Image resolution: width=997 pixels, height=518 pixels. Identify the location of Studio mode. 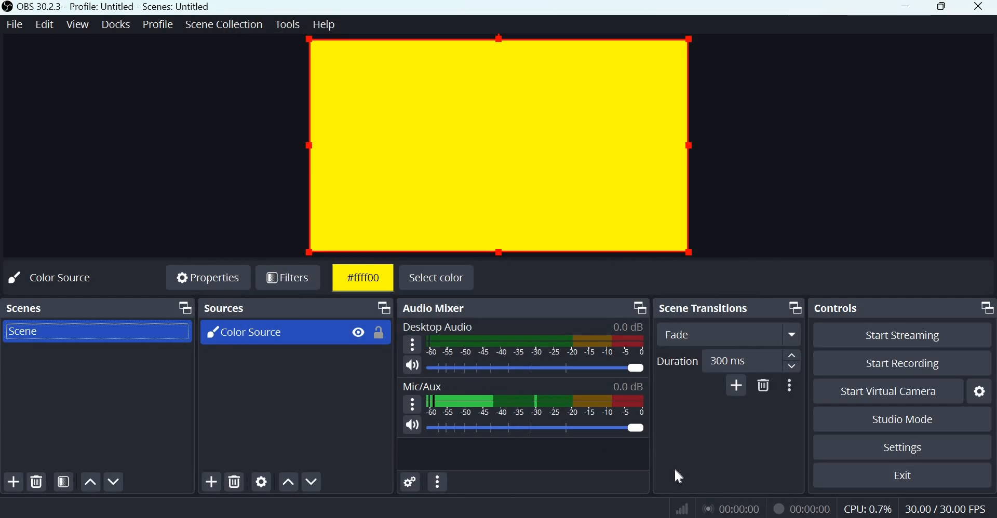
(901, 419).